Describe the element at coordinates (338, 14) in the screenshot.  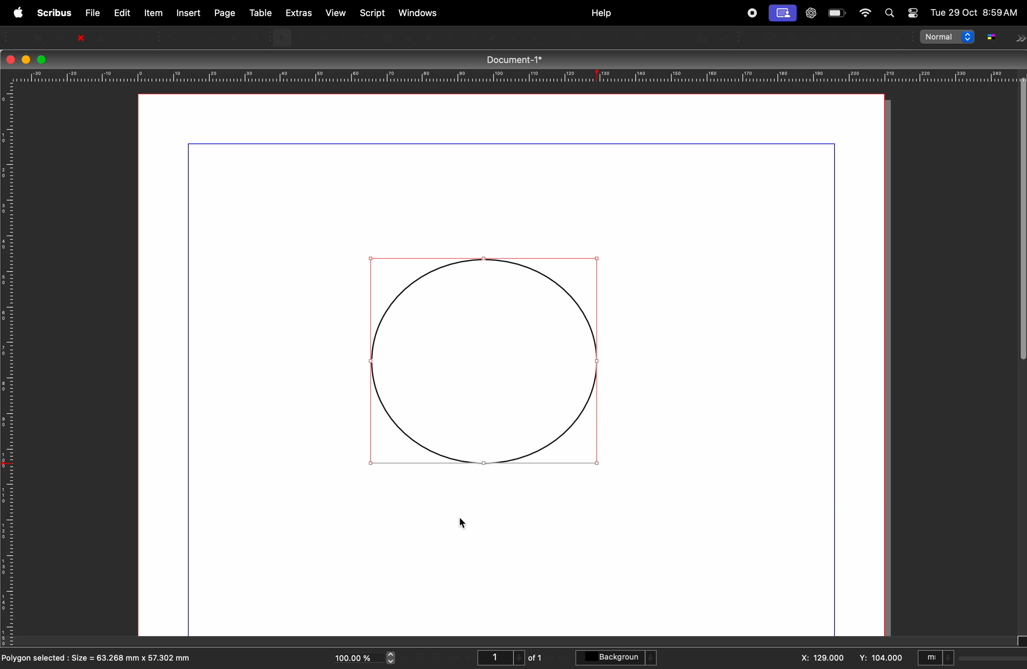
I see `view` at that location.